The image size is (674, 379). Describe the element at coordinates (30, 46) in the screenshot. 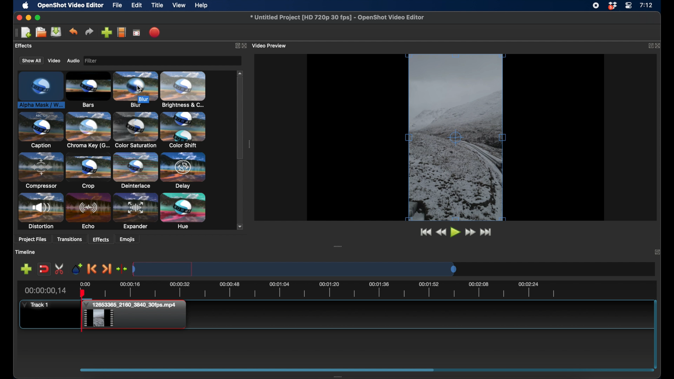

I see `project files` at that location.